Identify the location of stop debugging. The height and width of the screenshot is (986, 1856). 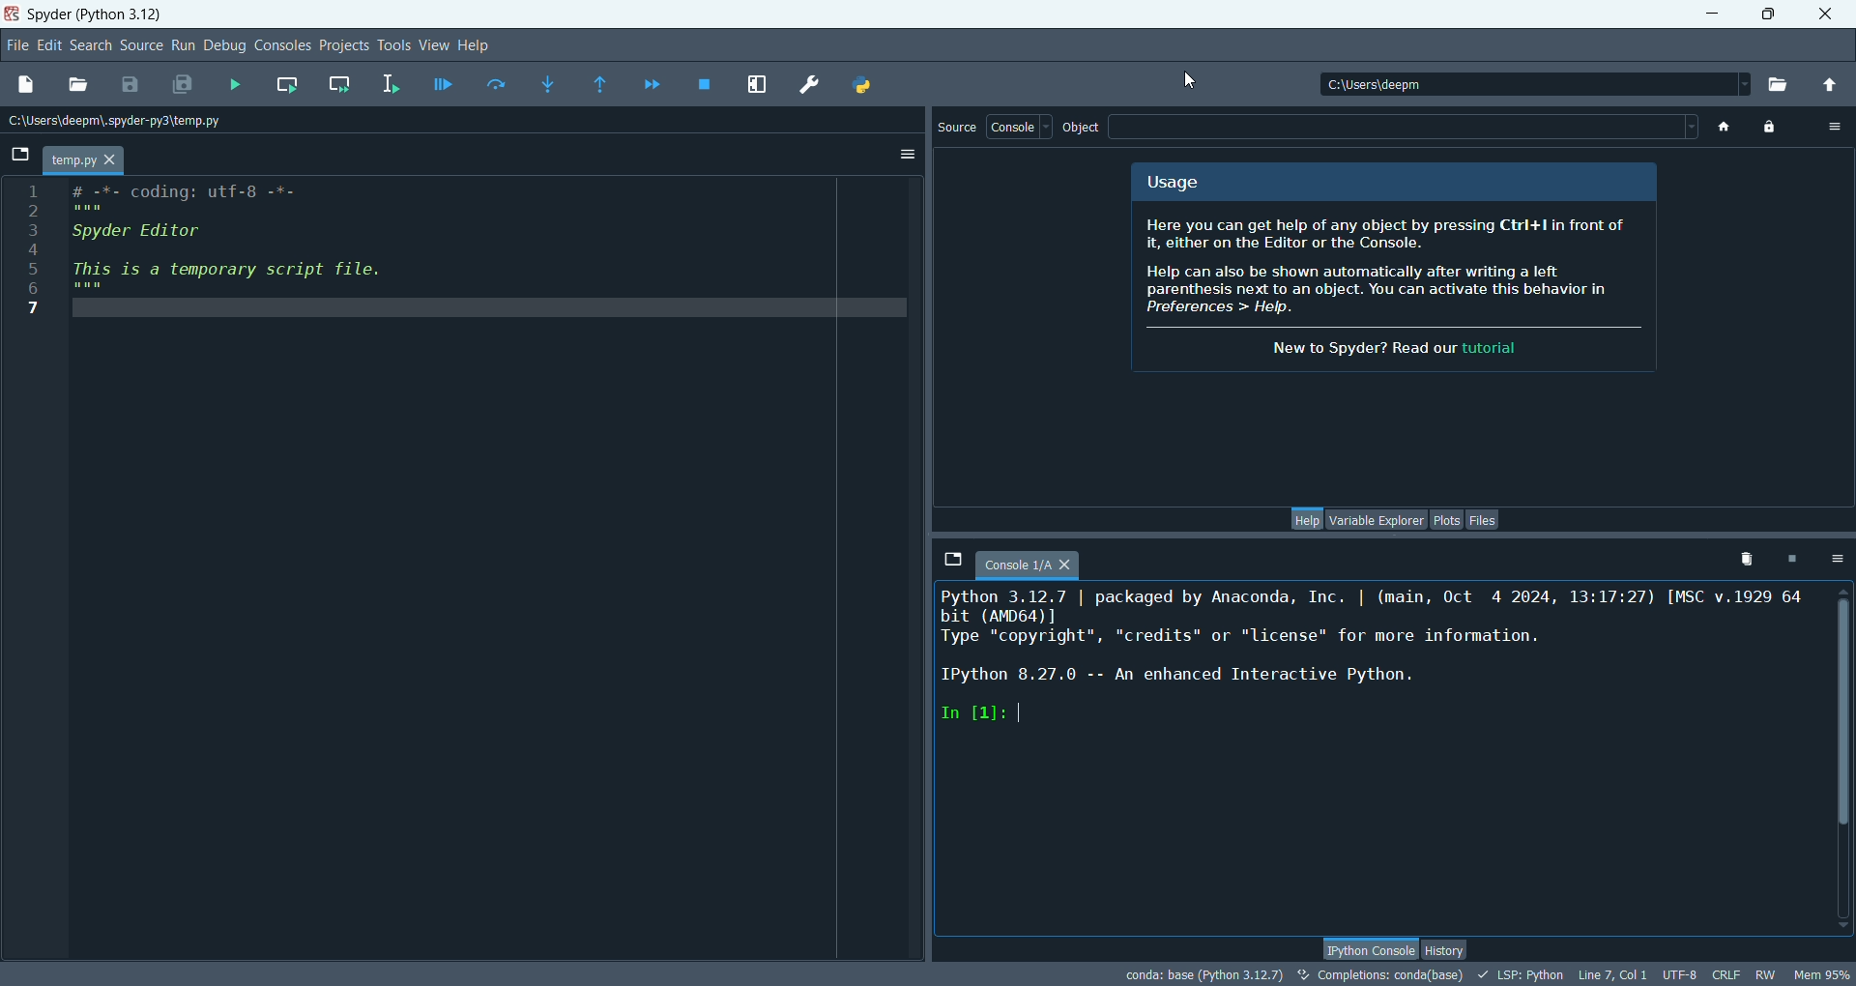
(705, 84).